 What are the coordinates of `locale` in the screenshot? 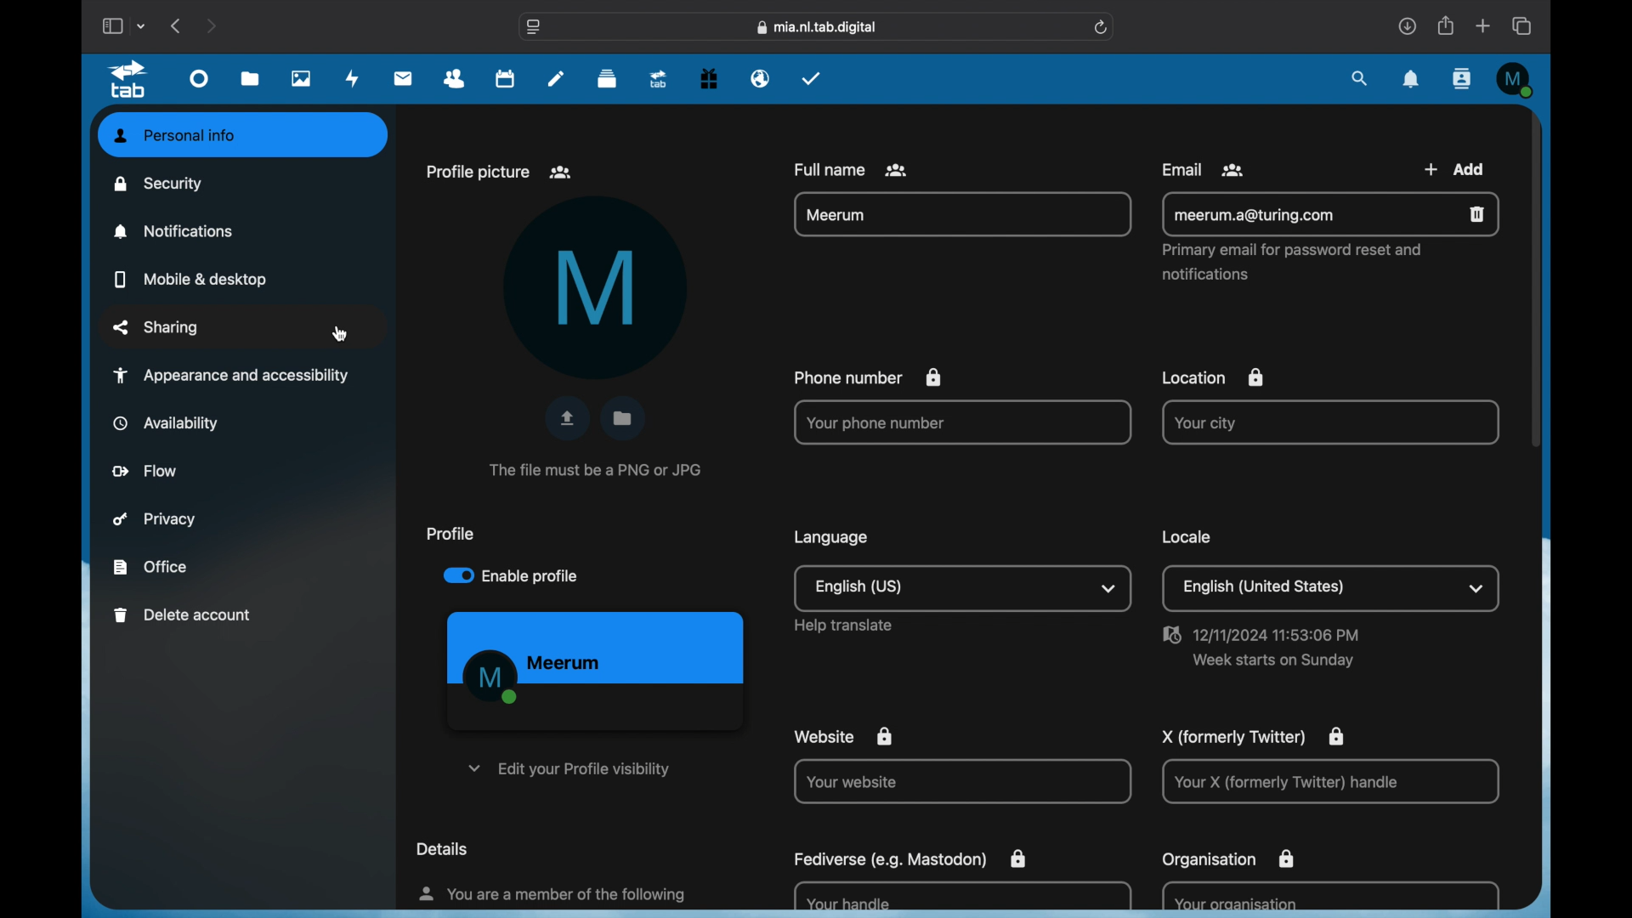 It's located at (1225, 539).